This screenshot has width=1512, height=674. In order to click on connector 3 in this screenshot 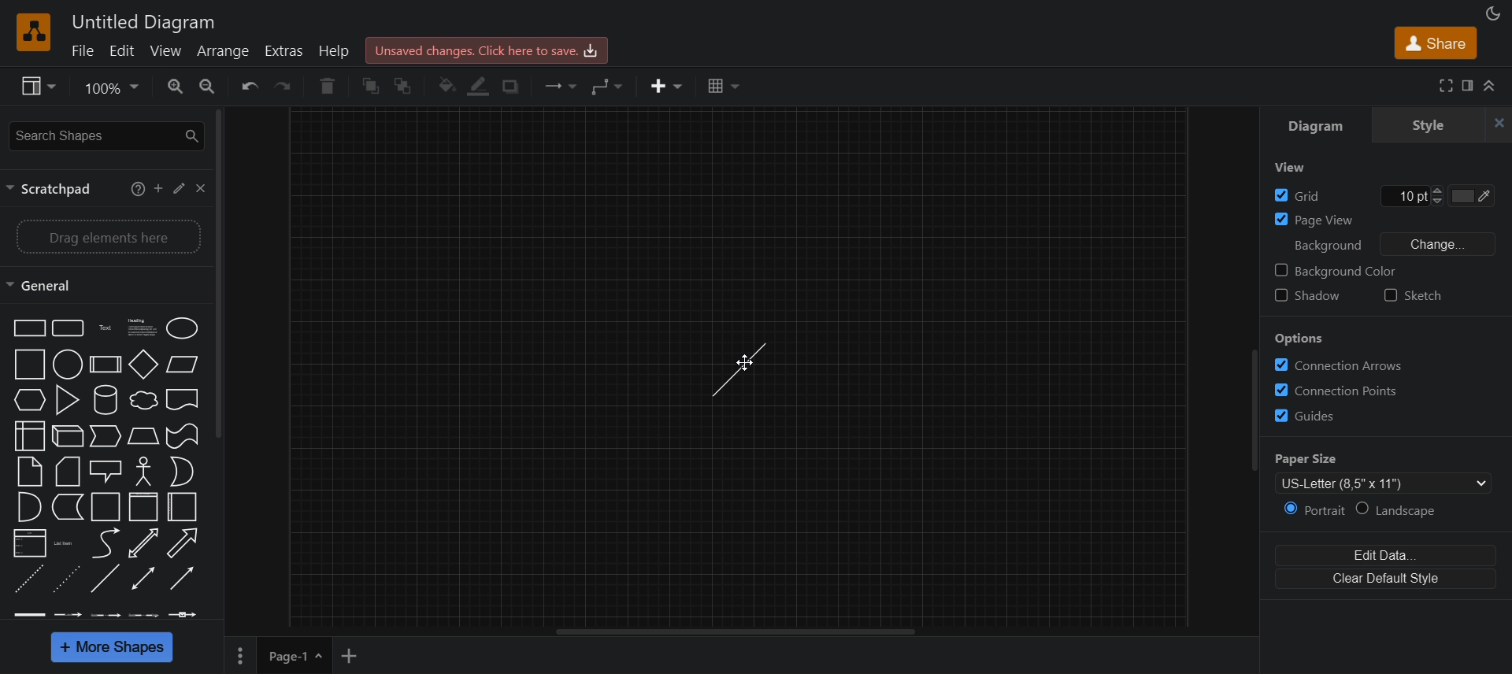, I will do `click(106, 614)`.